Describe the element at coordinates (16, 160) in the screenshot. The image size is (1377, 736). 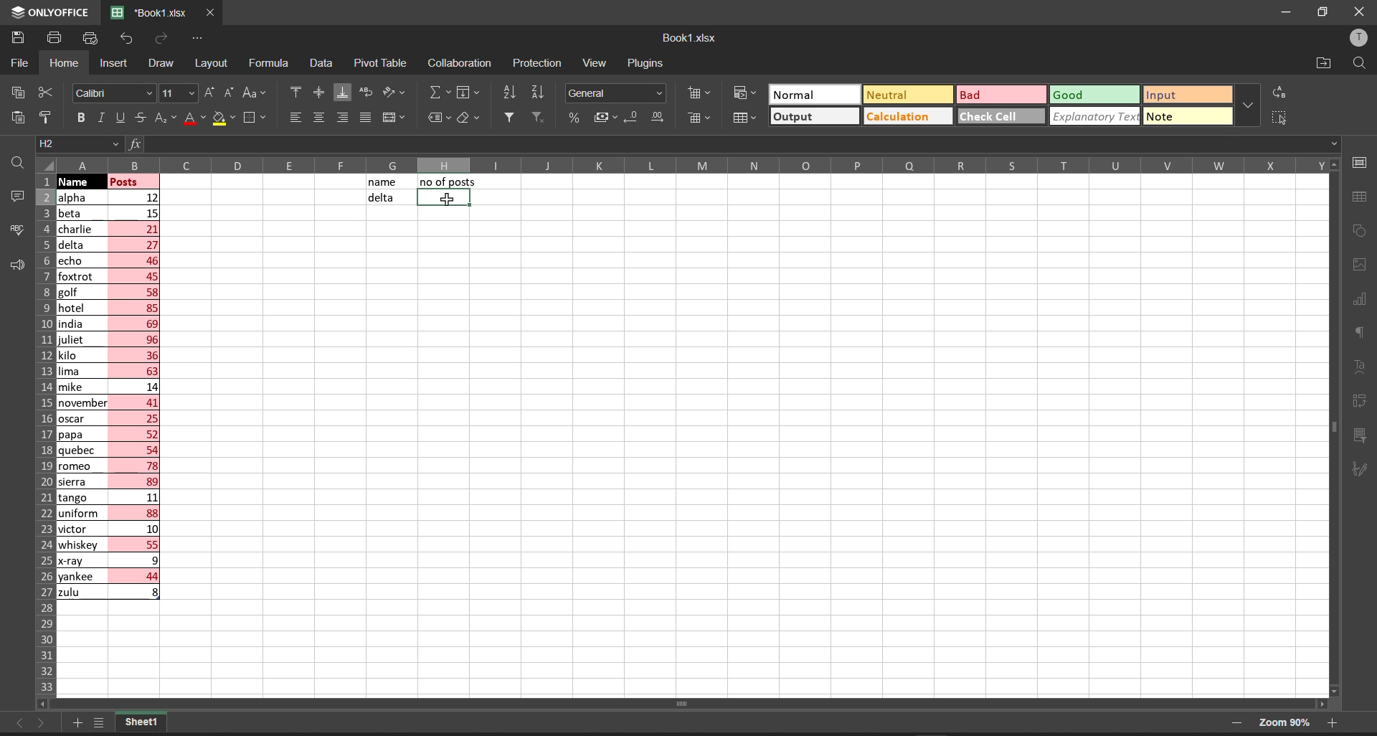
I see `find` at that location.